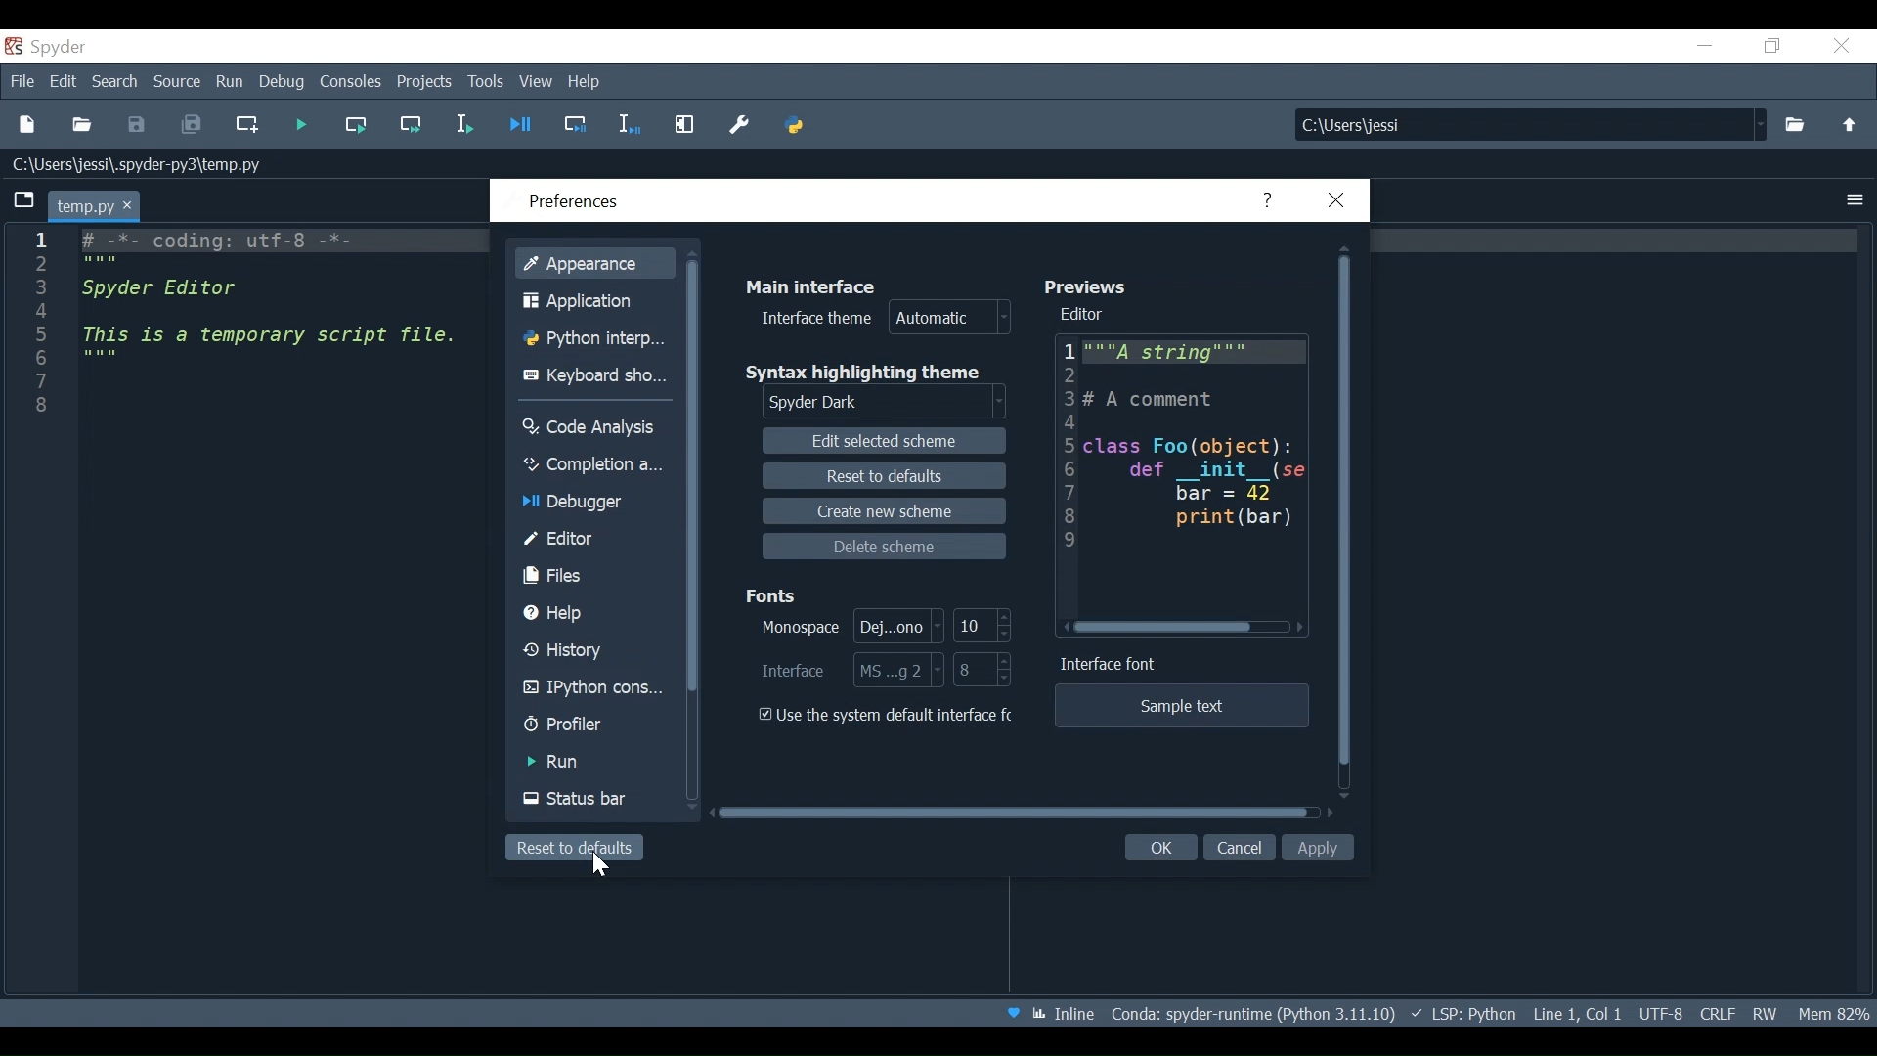 The width and height of the screenshot is (1877, 1056). What do you see at coordinates (1269, 199) in the screenshot?
I see `Help` at bounding box center [1269, 199].